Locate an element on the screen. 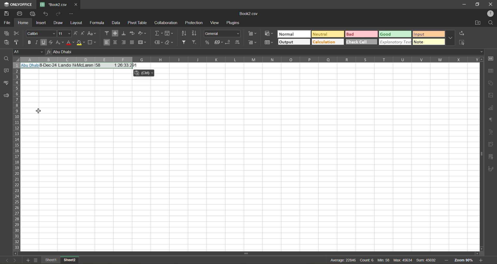 The image size is (497, 264). data pasted from row is located at coordinates (81, 67).